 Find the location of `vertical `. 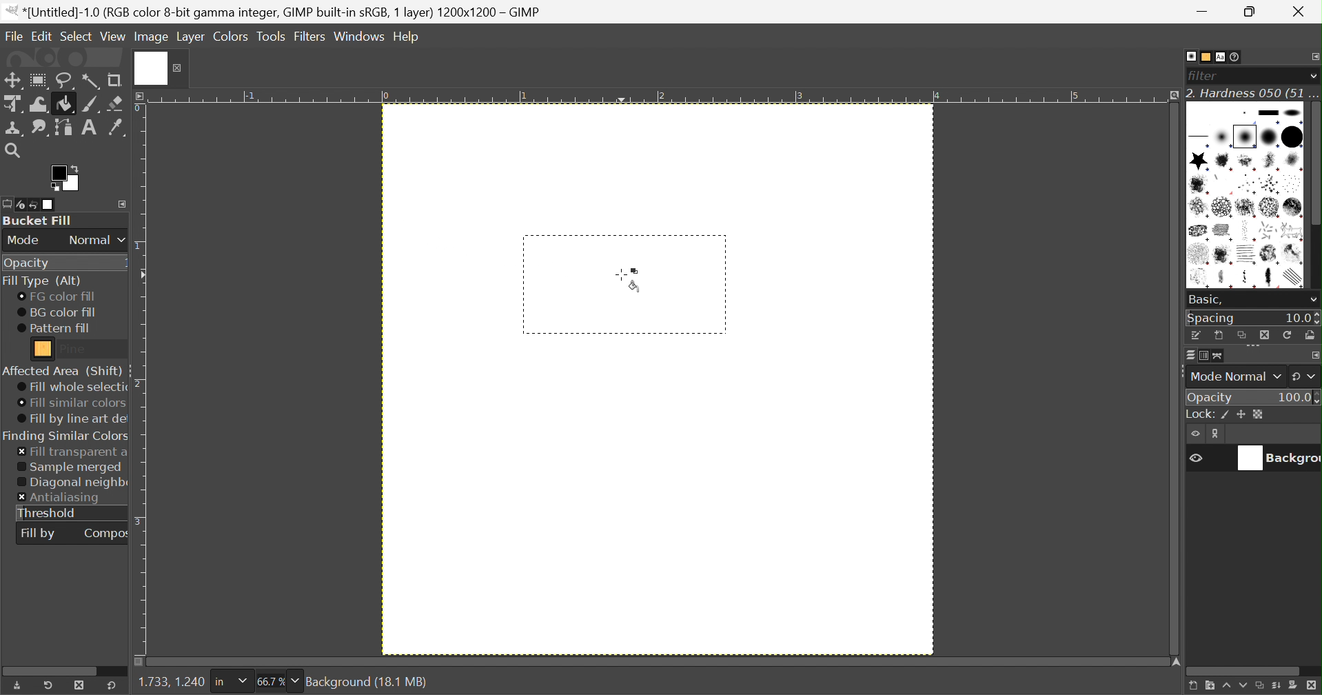

vertical  is located at coordinates (1314, 197).